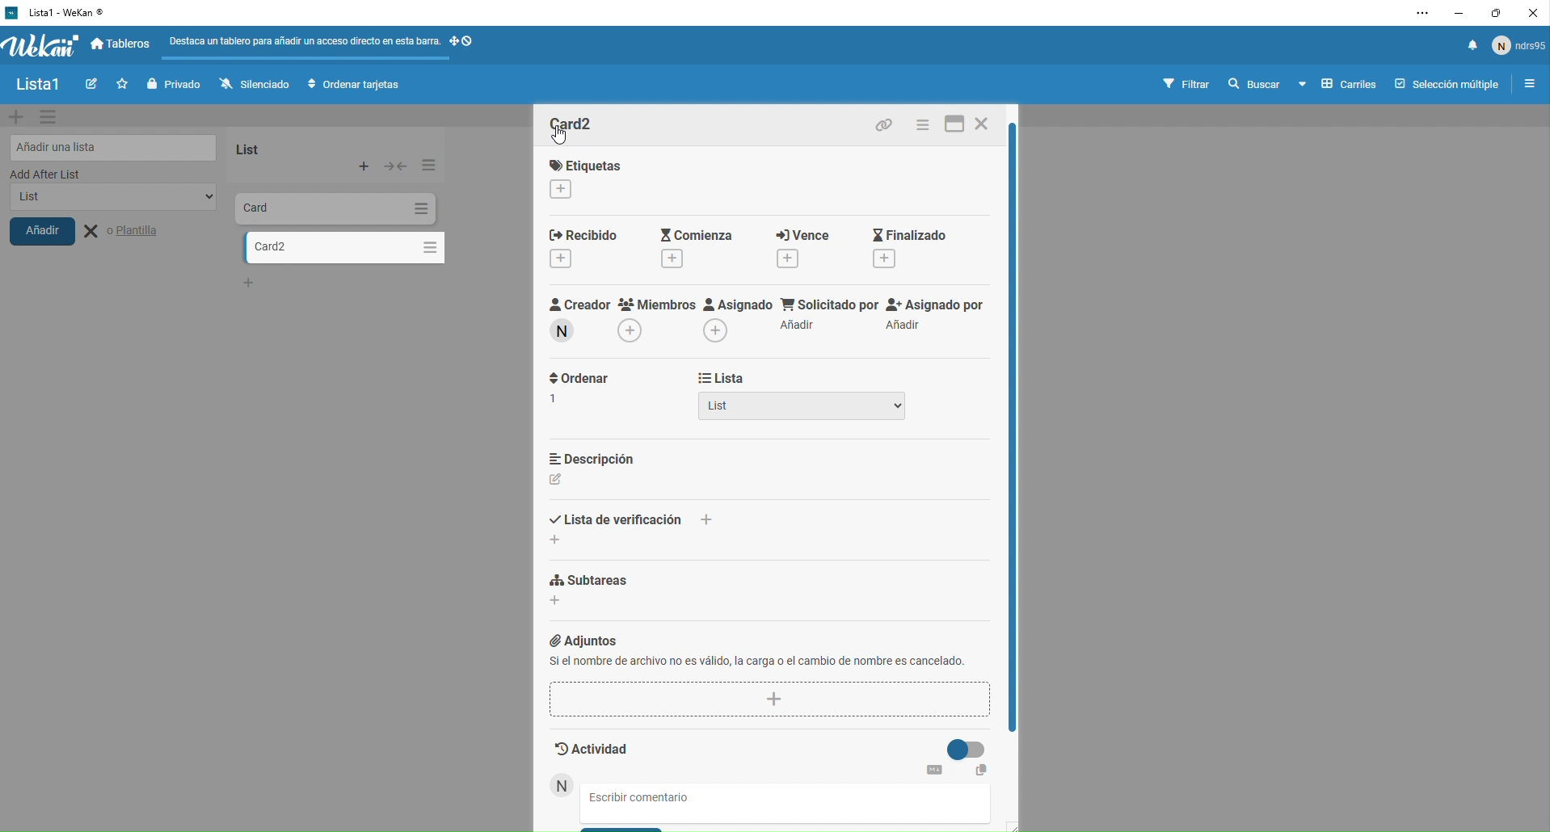 The image size is (1550, 832). What do you see at coordinates (889, 124) in the screenshot?
I see `link` at bounding box center [889, 124].